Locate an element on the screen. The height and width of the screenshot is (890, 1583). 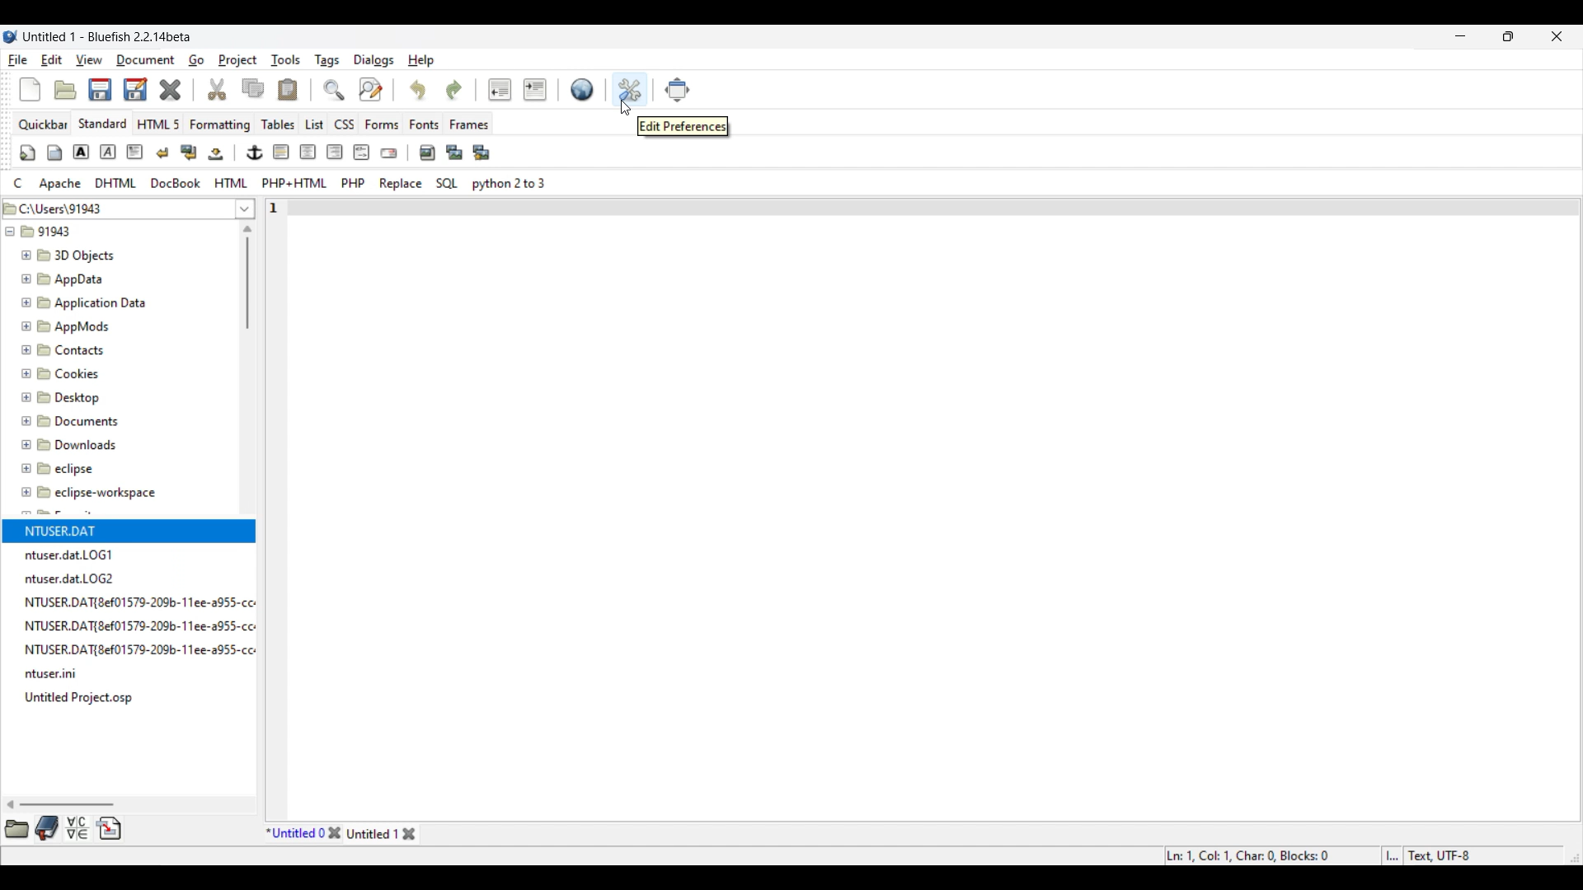
eclipse-workspace is located at coordinates (90, 496).